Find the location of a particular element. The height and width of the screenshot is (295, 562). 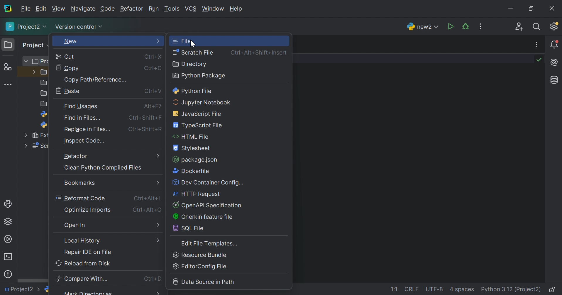

Data source in path is located at coordinates (204, 282).